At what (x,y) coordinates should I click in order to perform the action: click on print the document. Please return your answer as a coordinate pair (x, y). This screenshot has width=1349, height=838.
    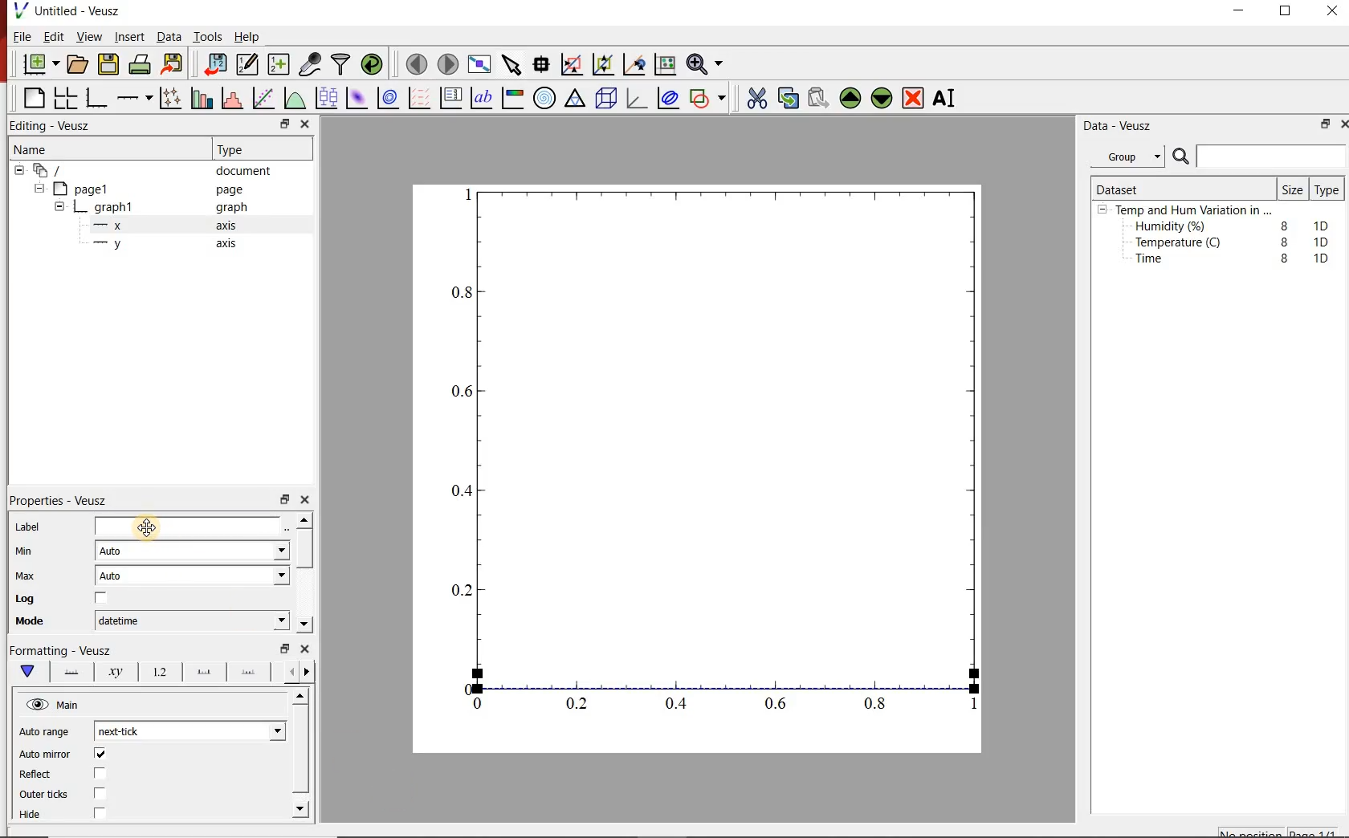
    Looking at the image, I should click on (141, 67).